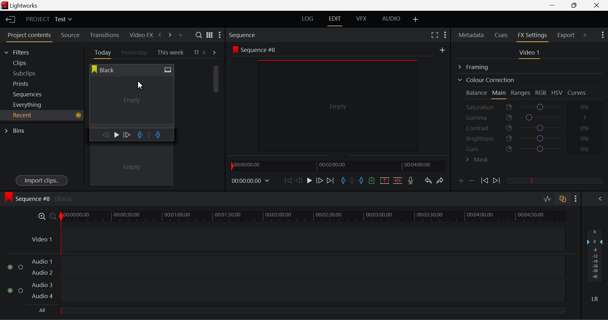 The height and width of the screenshot is (320, 608). What do you see at coordinates (362, 181) in the screenshot?
I see `Mark Out` at bounding box center [362, 181].